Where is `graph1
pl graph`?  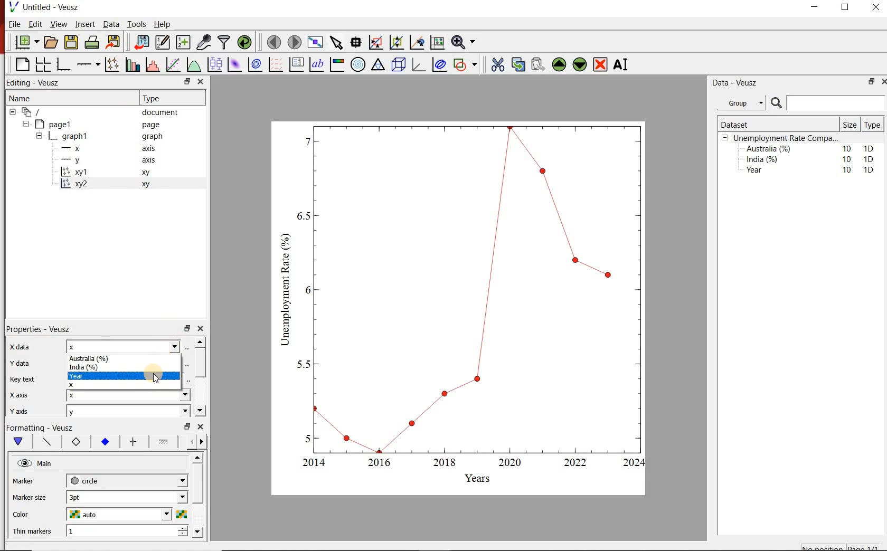 graph1
pl graph is located at coordinates (109, 137).